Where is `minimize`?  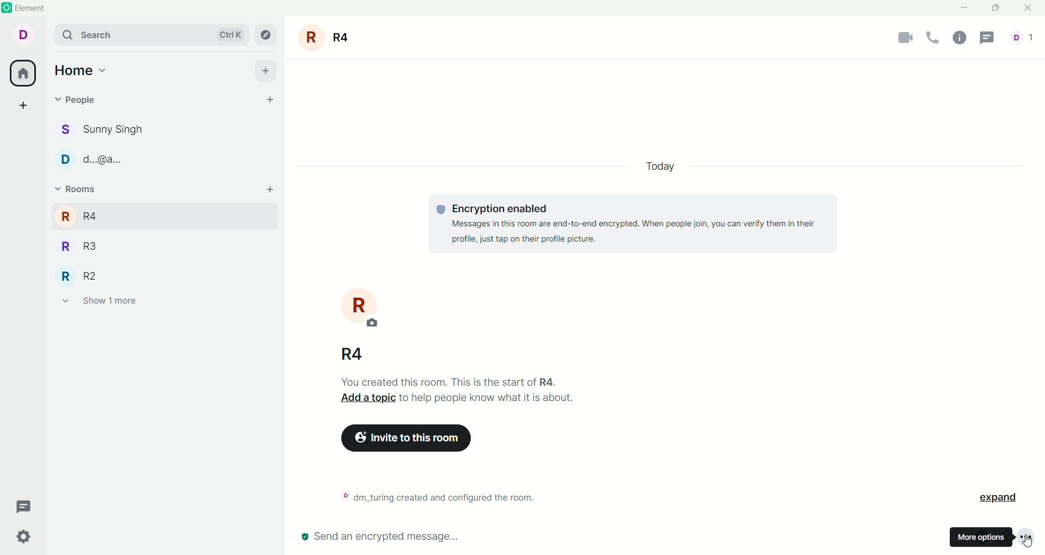 minimize is located at coordinates (962, 9).